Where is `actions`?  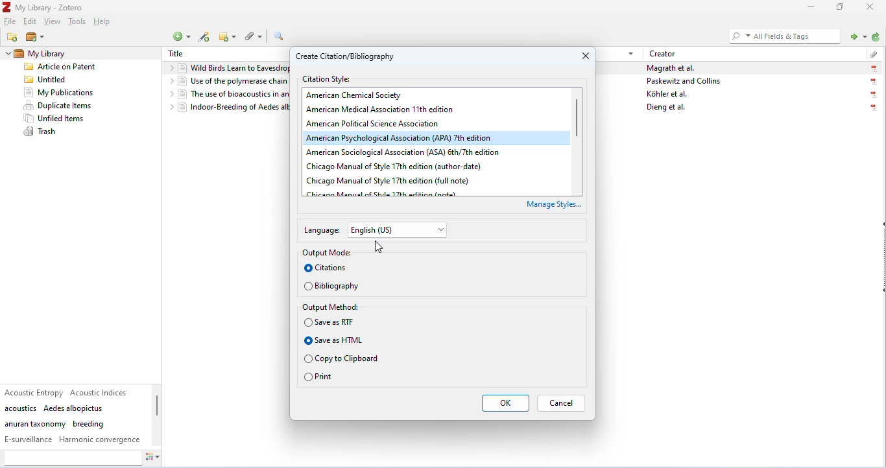
actions is located at coordinates (158, 458).